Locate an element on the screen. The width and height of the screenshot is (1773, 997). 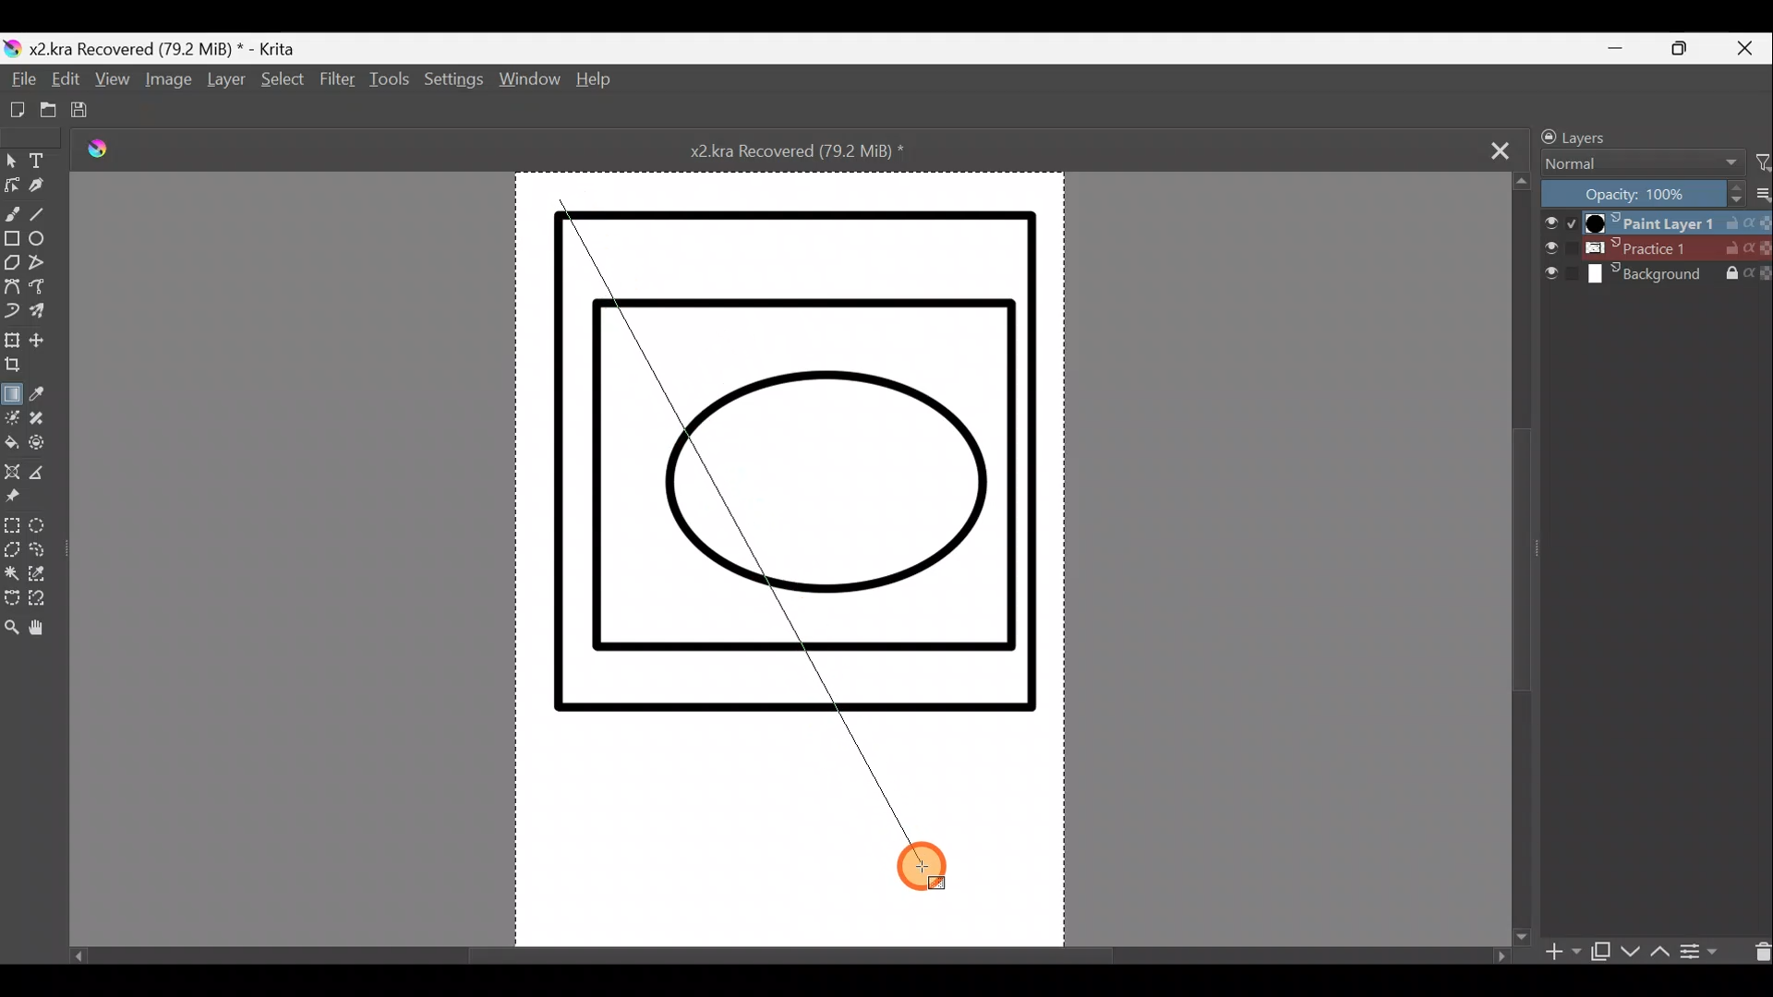
Text tool is located at coordinates (42, 161).